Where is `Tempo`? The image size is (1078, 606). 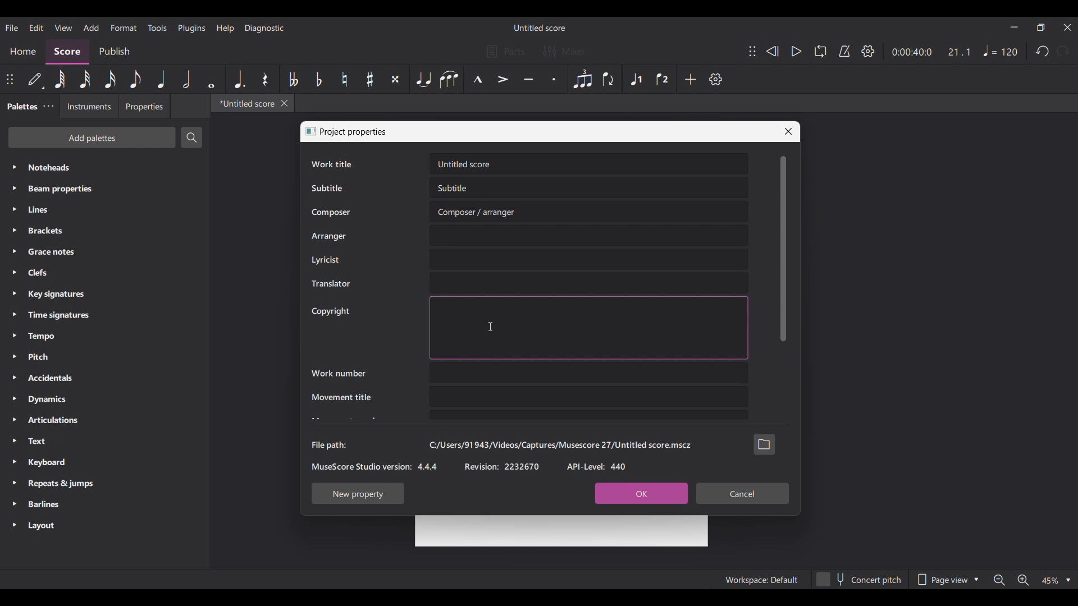
Tempo is located at coordinates (105, 336).